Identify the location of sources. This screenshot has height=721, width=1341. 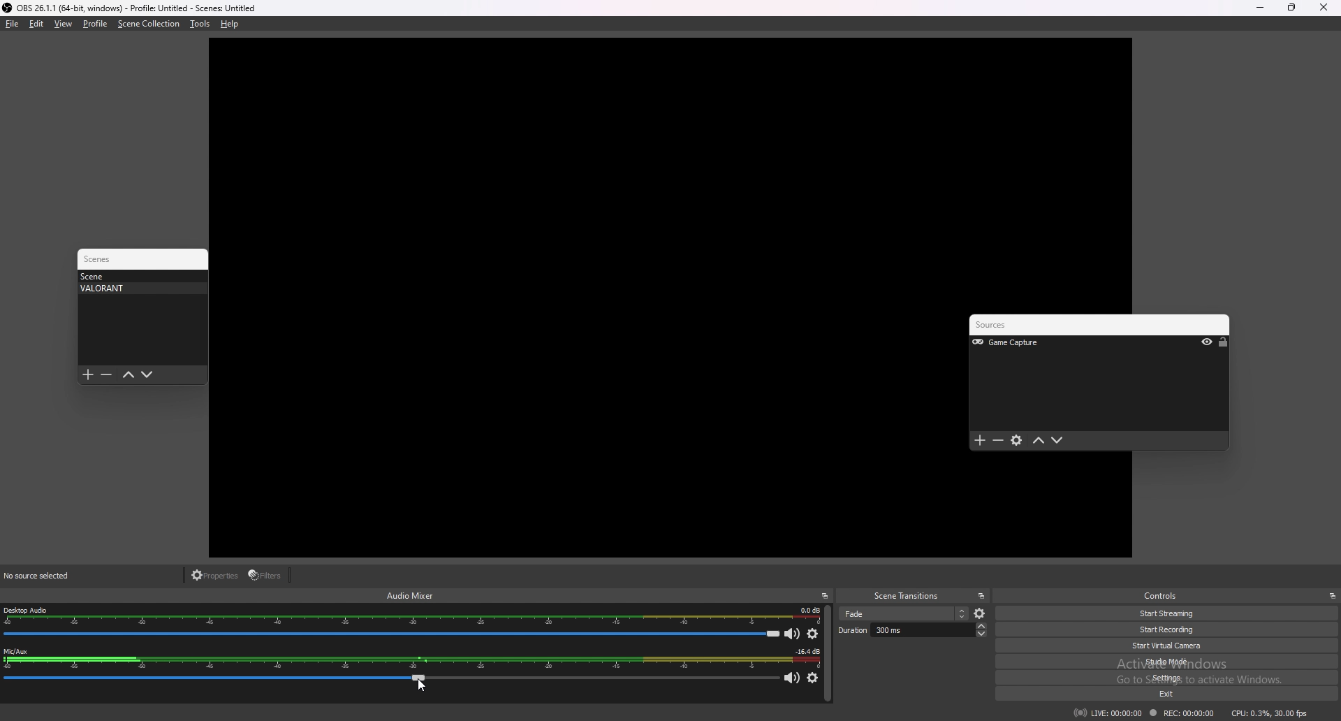
(1009, 326).